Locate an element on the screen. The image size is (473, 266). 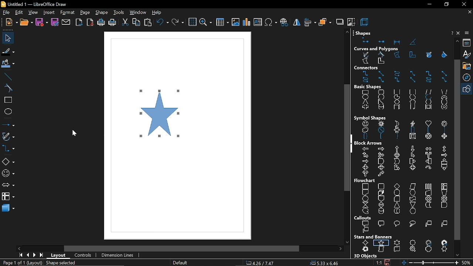
new is located at coordinates (11, 22).